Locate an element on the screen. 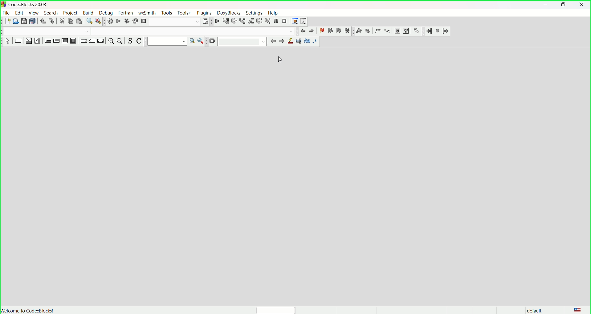  Run doxywizard is located at coordinates (359, 31).